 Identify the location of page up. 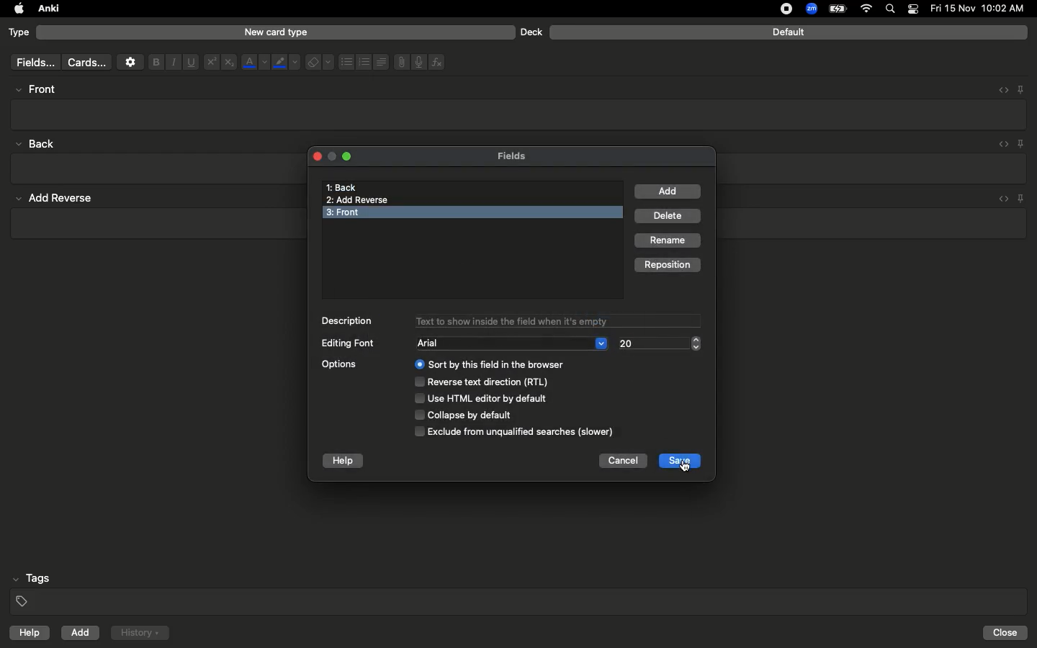
(697, 338).